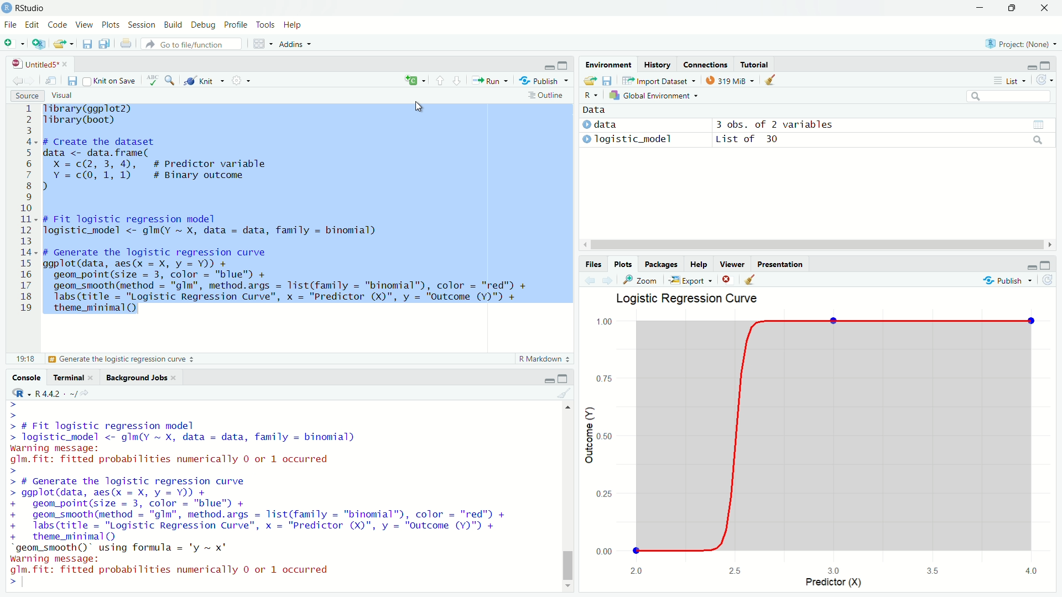 This screenshot has width=1062, height=597. What do you see at coordinates (607, 280) in the screenshot?
I see `Next plot` at bounding box center [607, 280].